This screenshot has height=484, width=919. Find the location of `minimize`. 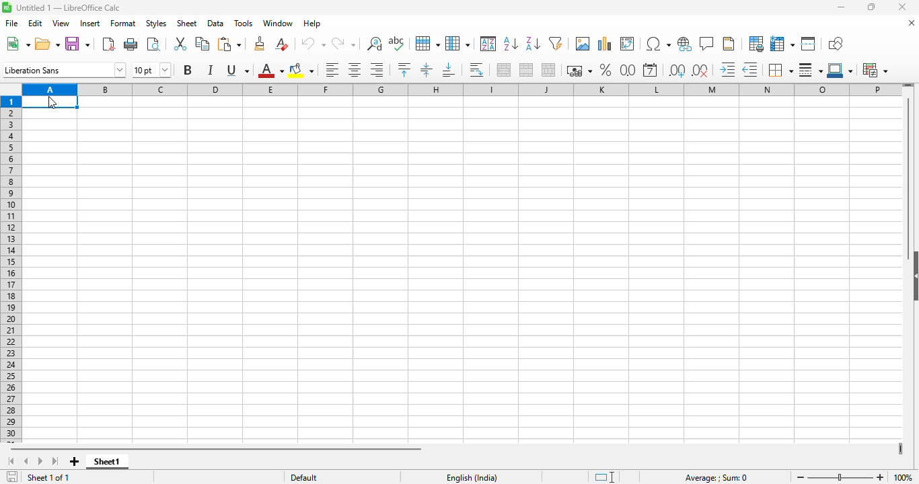

minimize is located at coordinates (840, 7).